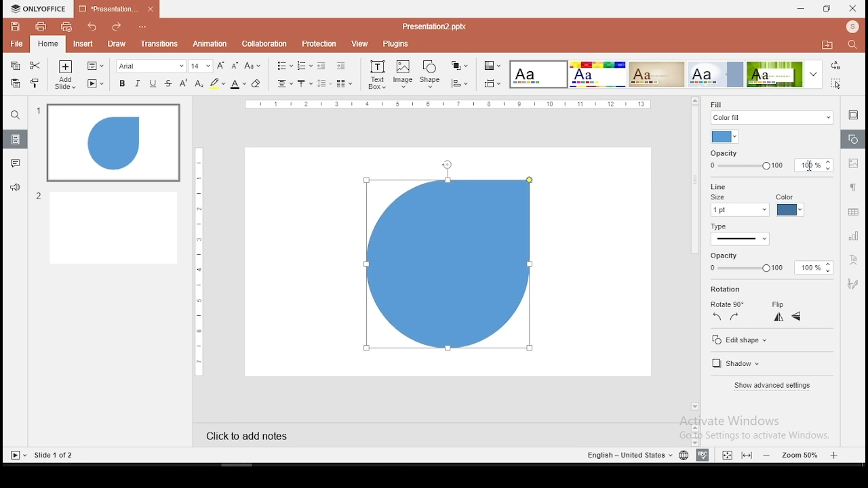 The image size is (868, 488). What do you see at coordinates (851, 26) in the screenshot?
I see `profile` at bounding box center [851, 26].